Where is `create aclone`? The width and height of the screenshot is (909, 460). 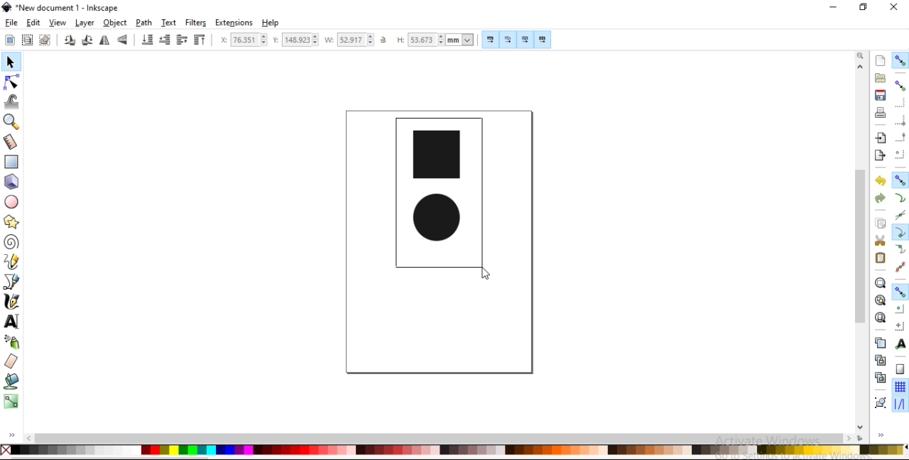
create aclone is located at coordinates (879, 361).